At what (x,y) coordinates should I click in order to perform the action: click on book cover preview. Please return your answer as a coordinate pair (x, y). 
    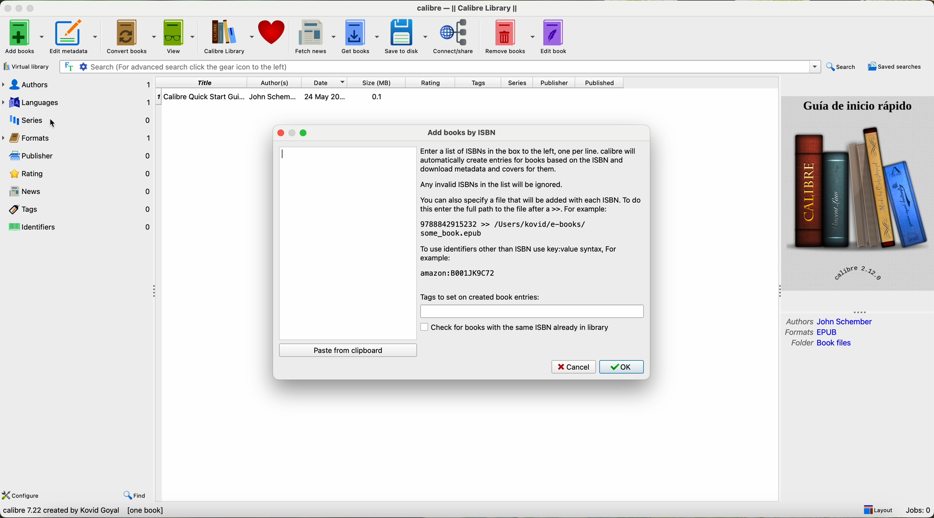
    Looking at the image, I should click on (857, 193).